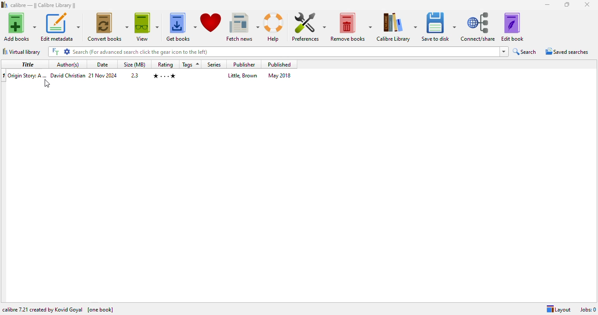  Describe the element at coordinates (44, 5) in the screenshot. I see `calibre library` at that location.